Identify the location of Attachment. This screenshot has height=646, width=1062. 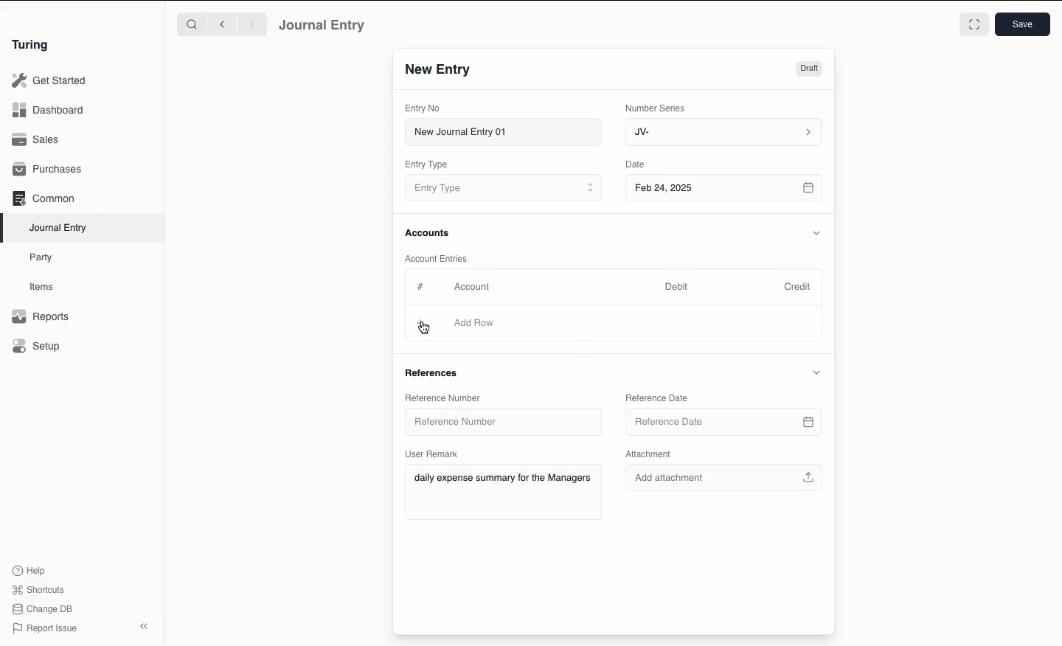
(650, 454).